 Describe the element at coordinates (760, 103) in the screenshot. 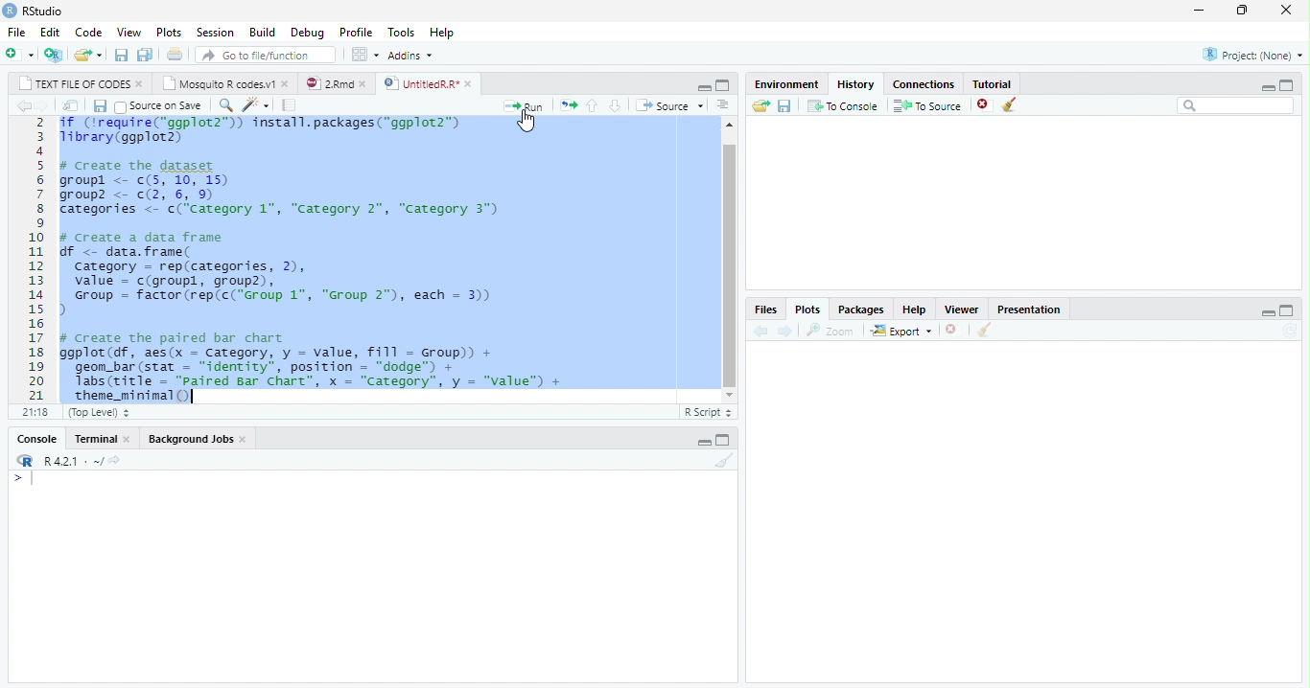

I see `load history` at that location.